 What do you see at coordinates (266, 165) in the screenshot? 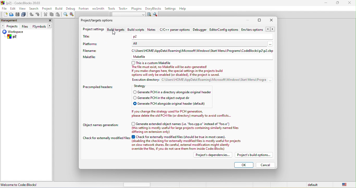
I see `cancel` at bounding box center [266, 165].